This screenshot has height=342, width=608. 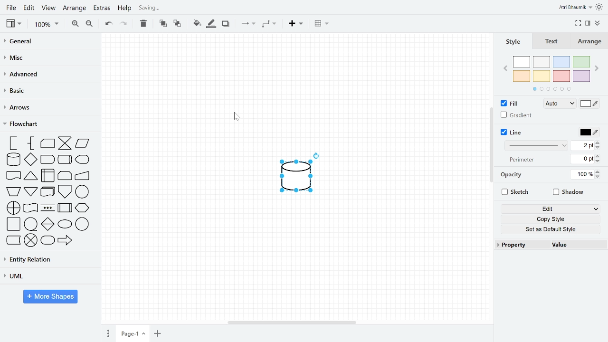 What do you see at coordinates (47, 176) in the screenshot?
I see `internal storage` at bounding box center [47, 176].